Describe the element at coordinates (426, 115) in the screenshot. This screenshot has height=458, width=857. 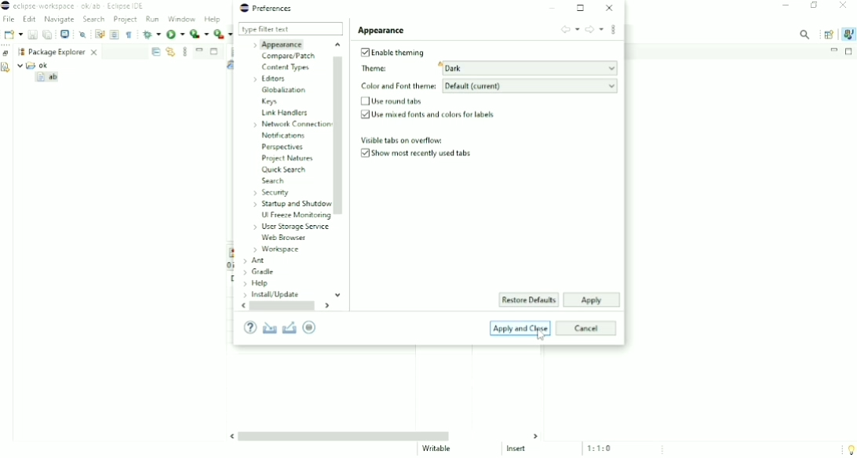
I see `Use mixed fonts and colors for labels` at that location.